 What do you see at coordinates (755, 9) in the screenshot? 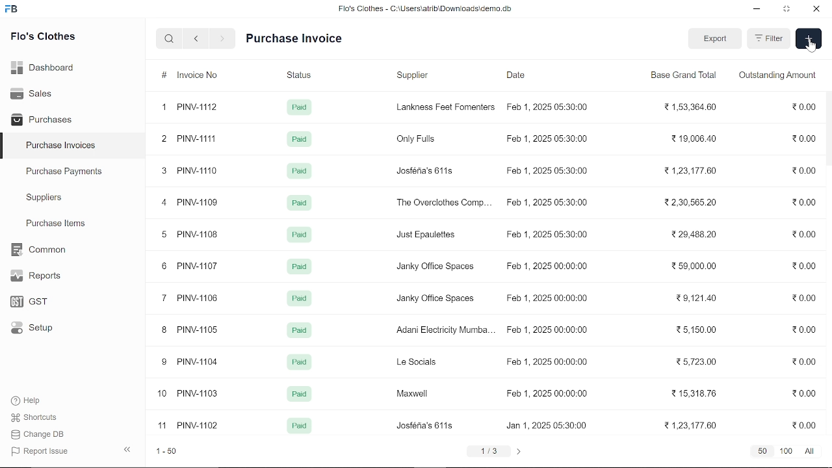
I see `minimize` at bounding box center [755, 9].